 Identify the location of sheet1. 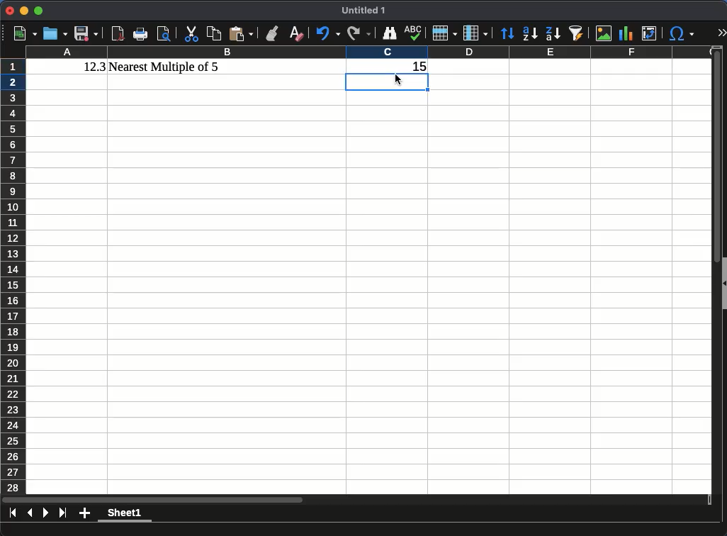
(125, 514).